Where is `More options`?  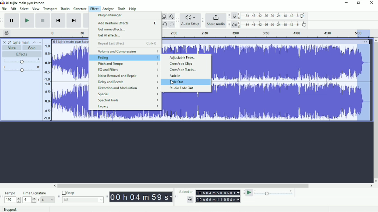
More options is located at coordinates (365, 42).